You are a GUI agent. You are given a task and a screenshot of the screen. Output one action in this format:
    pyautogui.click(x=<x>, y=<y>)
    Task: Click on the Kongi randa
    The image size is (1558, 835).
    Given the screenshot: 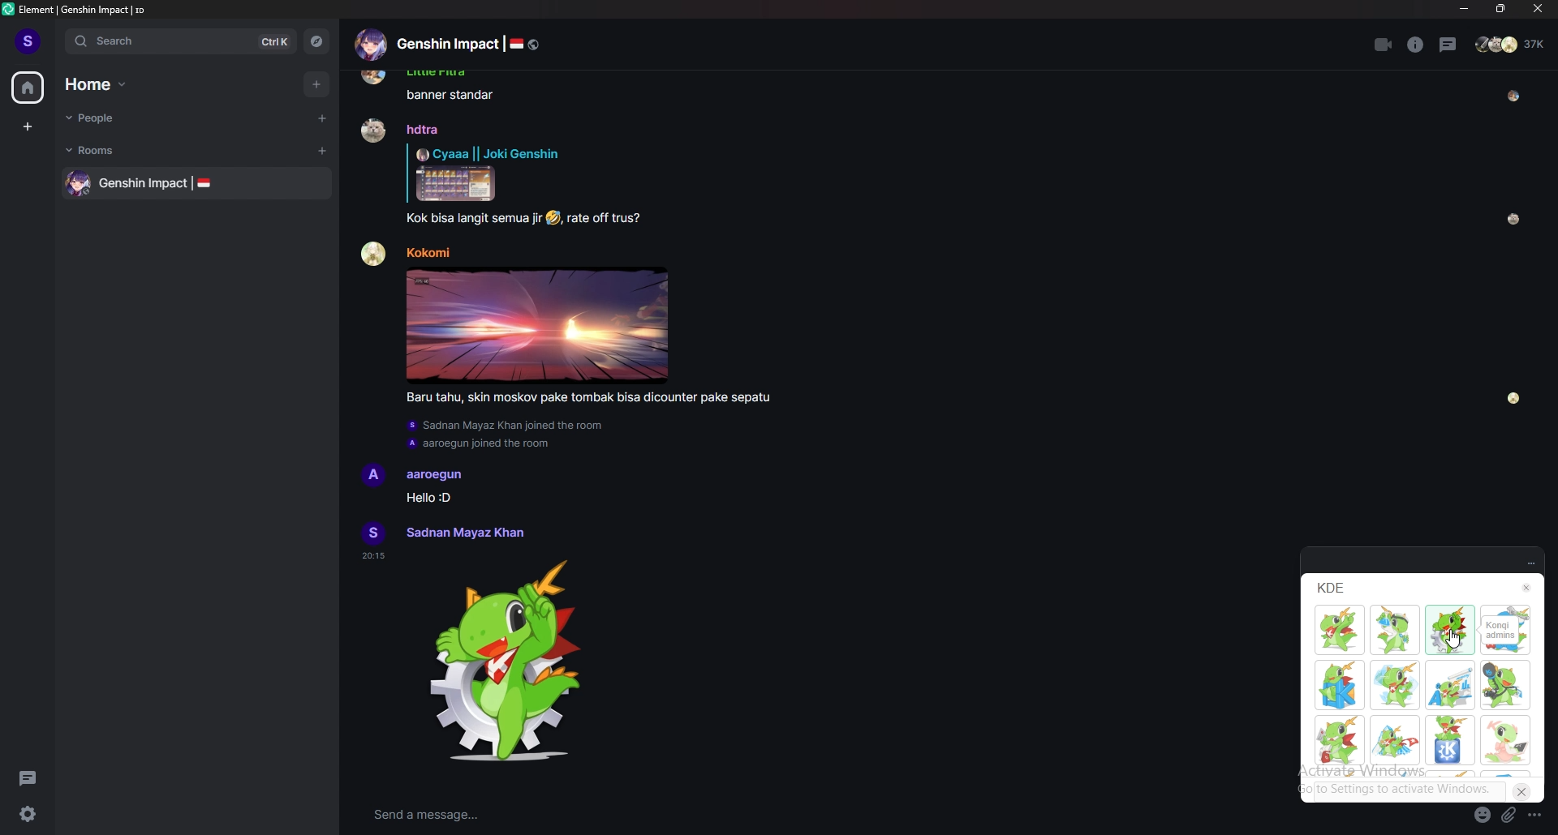 What is the action you would take?
    pyautogui.click(x=1395, y=740)
    